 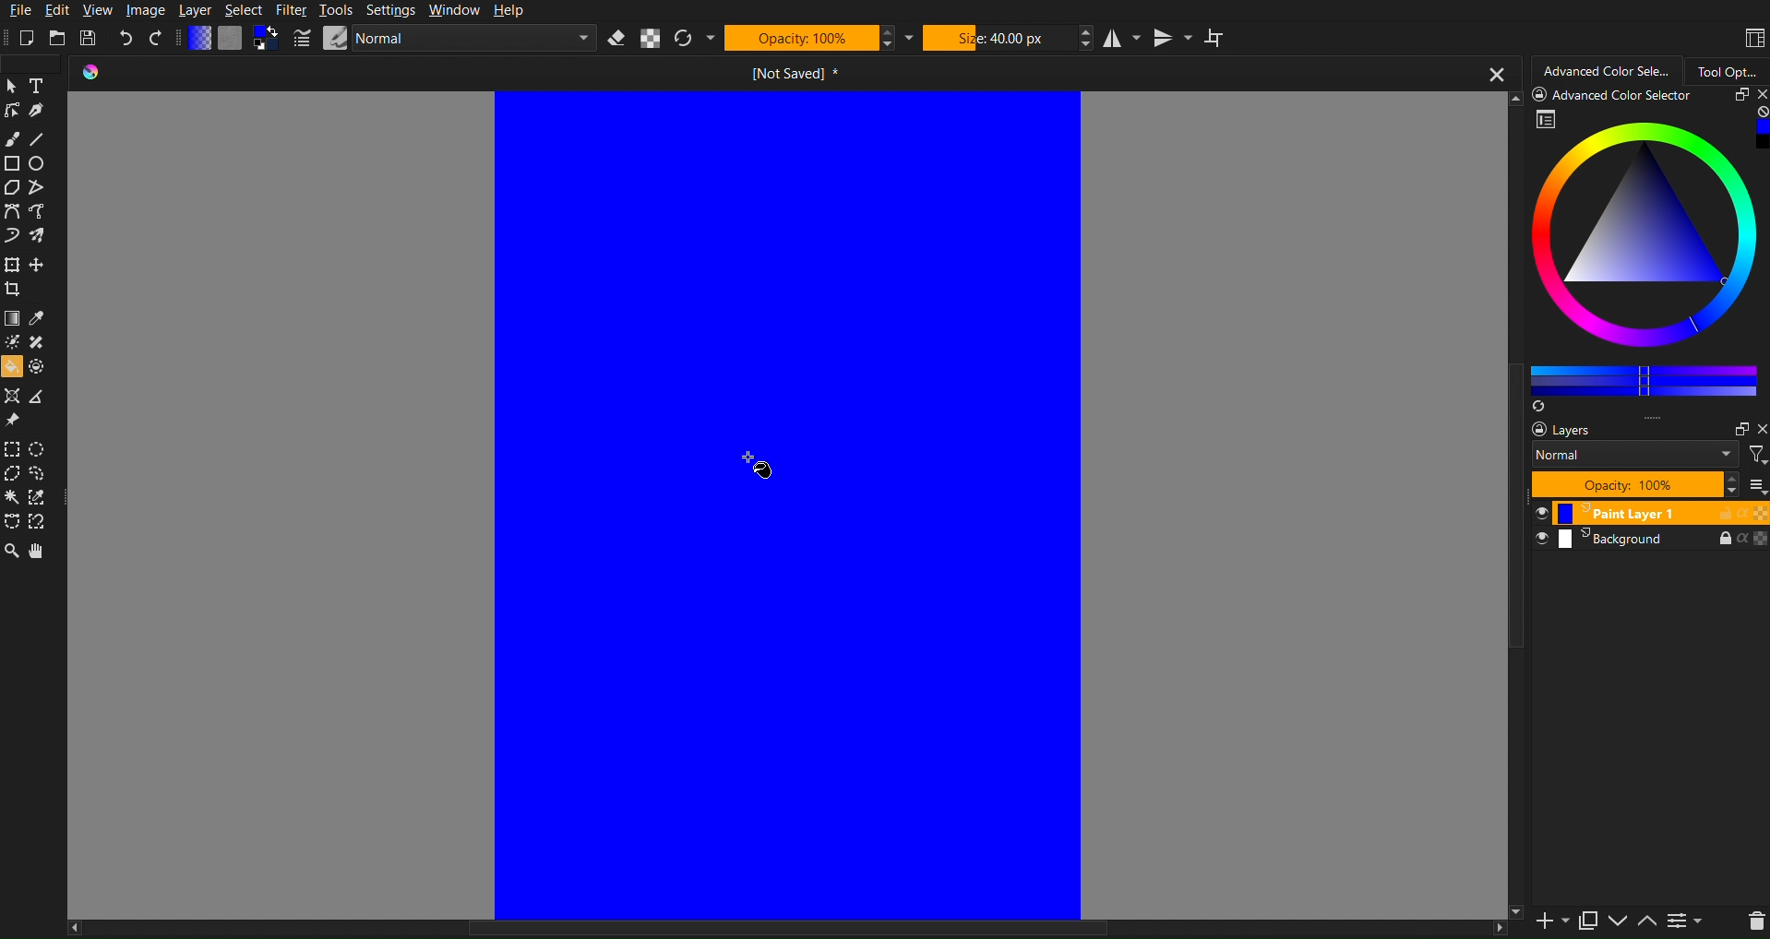 I want to click on Tool Option Selector, so click(x=1735, y=67).